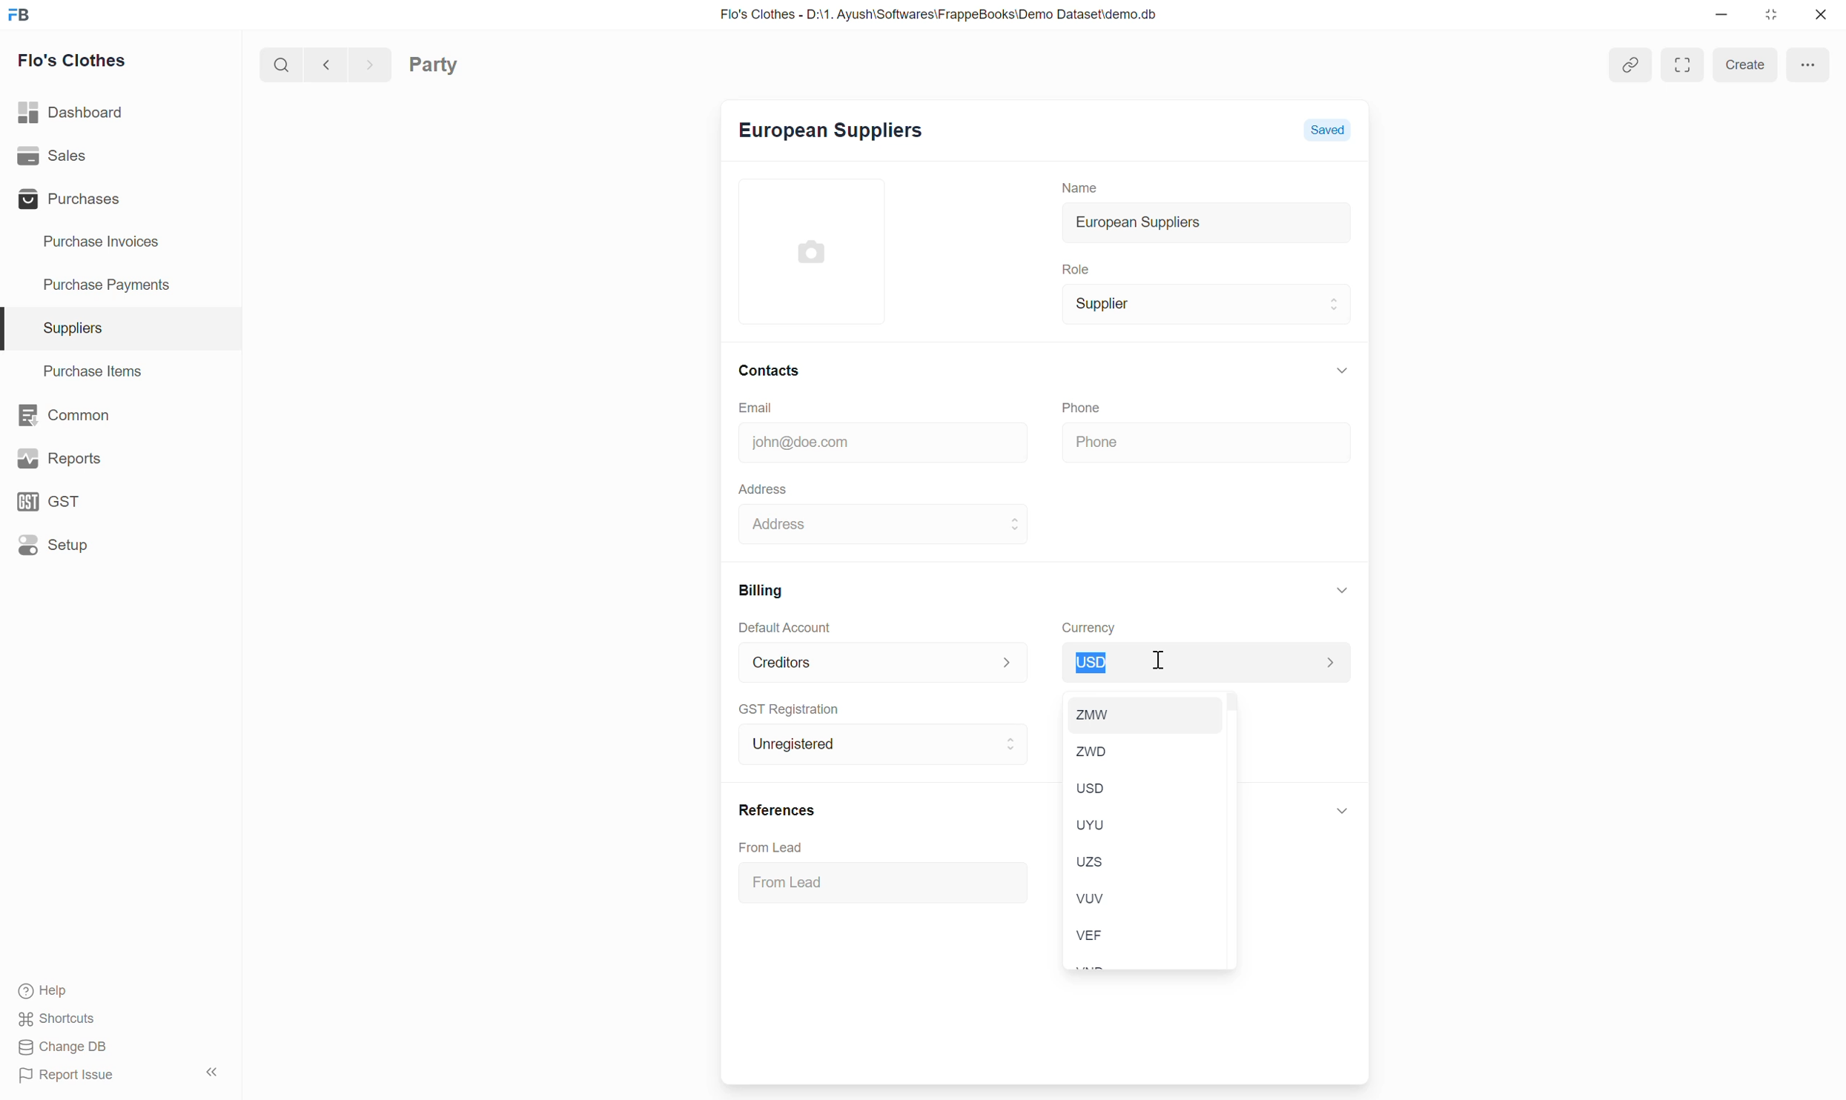 This screenshot has width=1846, height=1100. What do you see at coordinates (321, 63) in the screenshot?
I see `go back` at bounding box center [321, 63].